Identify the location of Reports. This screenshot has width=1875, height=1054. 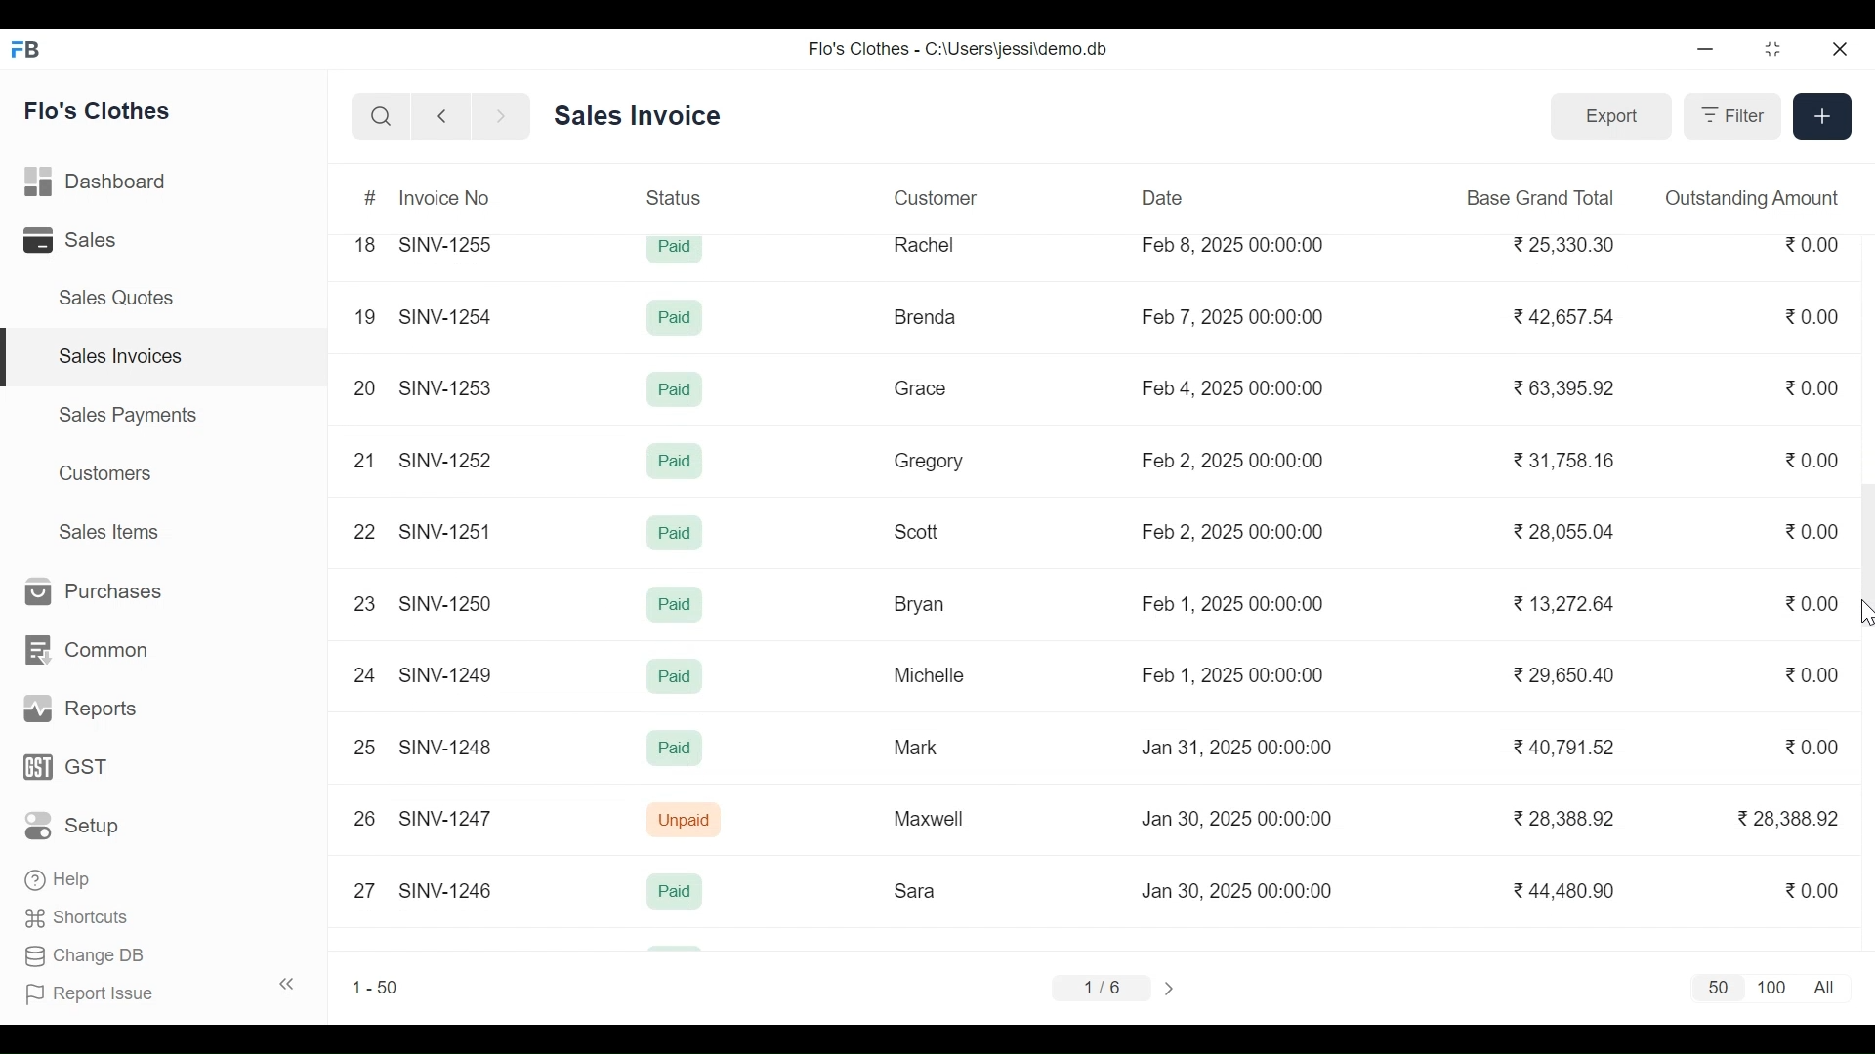
(76, 709).